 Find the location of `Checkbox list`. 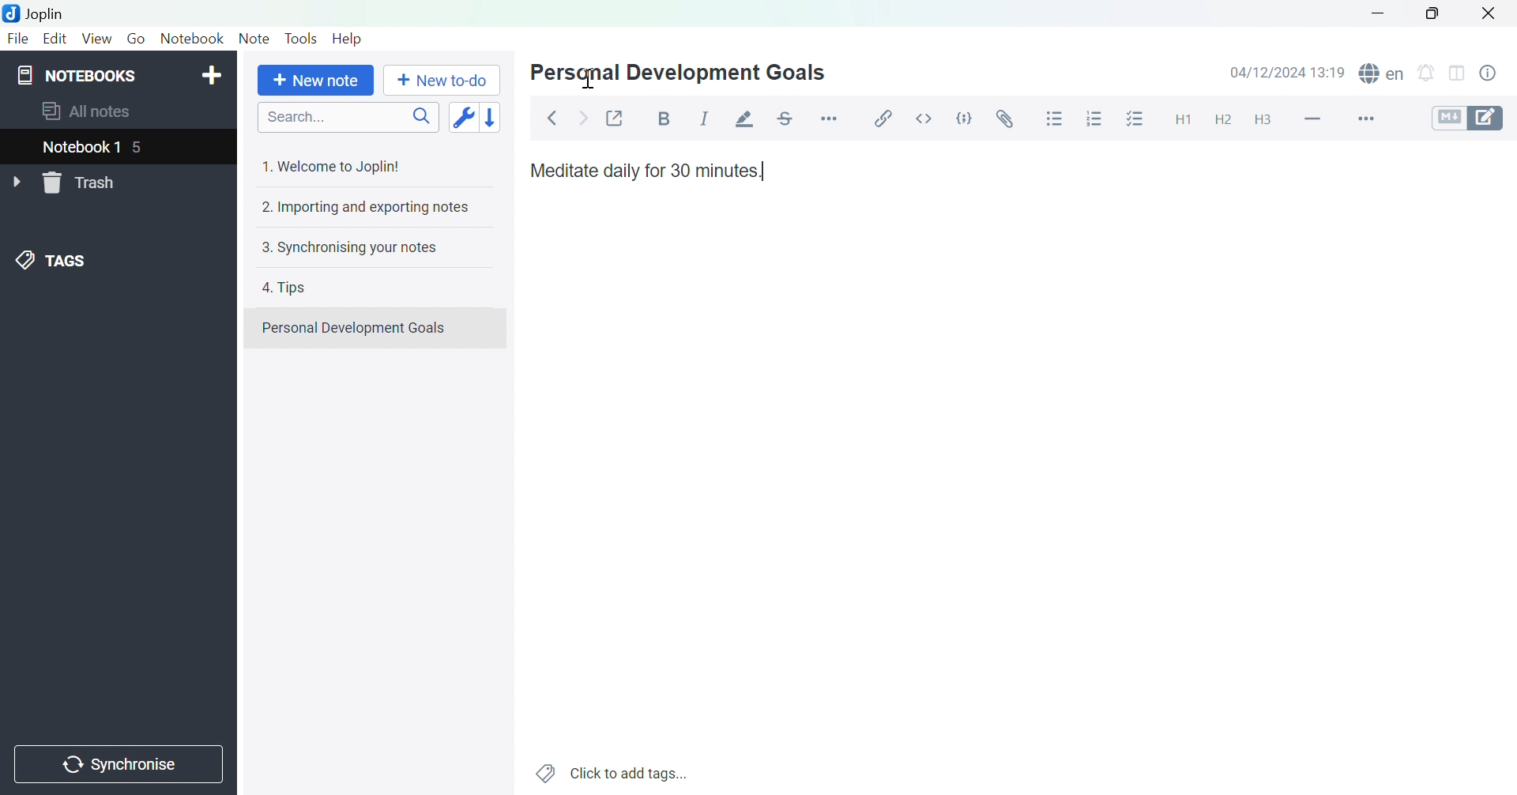

Checkbox list is located at coordinates (1132, 120).